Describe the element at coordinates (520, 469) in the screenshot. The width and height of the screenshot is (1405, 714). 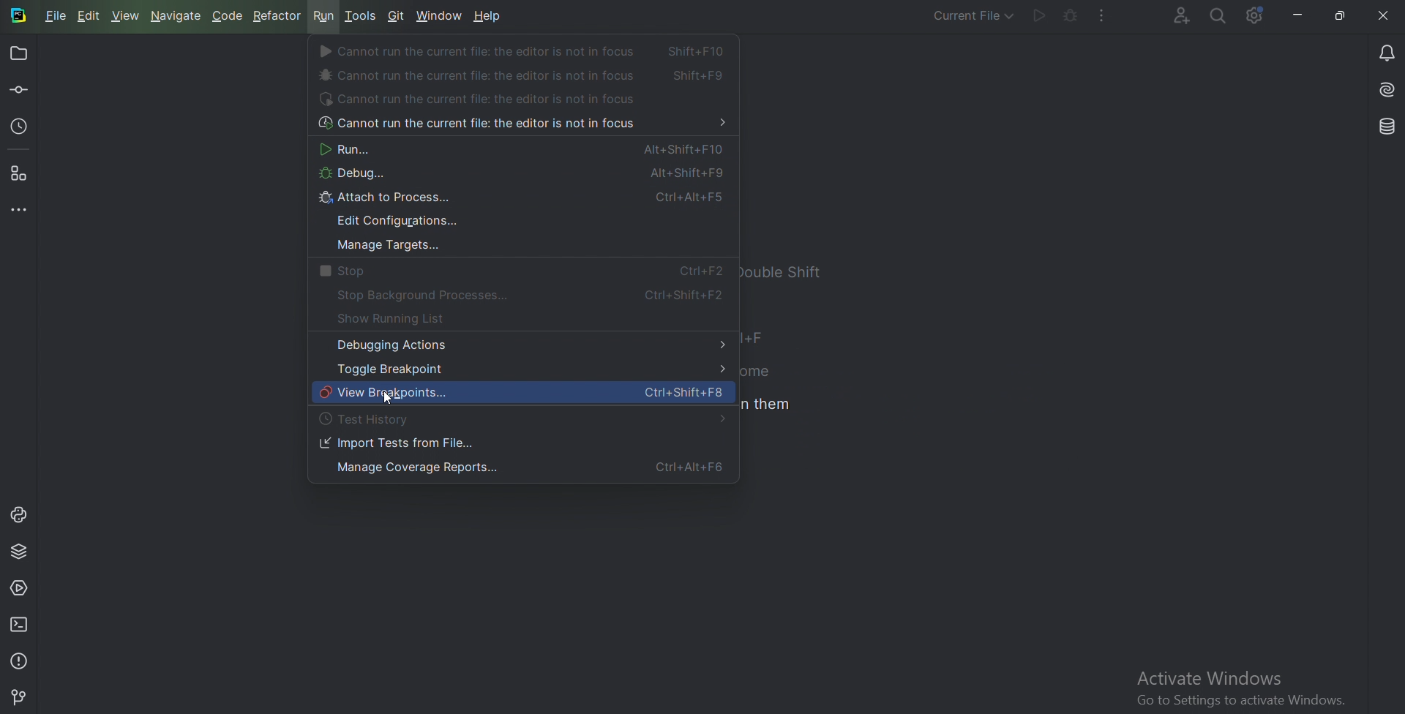
I see `Manage coverage reports` at that location.